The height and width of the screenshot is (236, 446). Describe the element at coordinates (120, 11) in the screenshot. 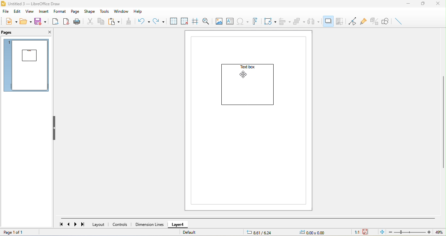

I see `window` at that location.